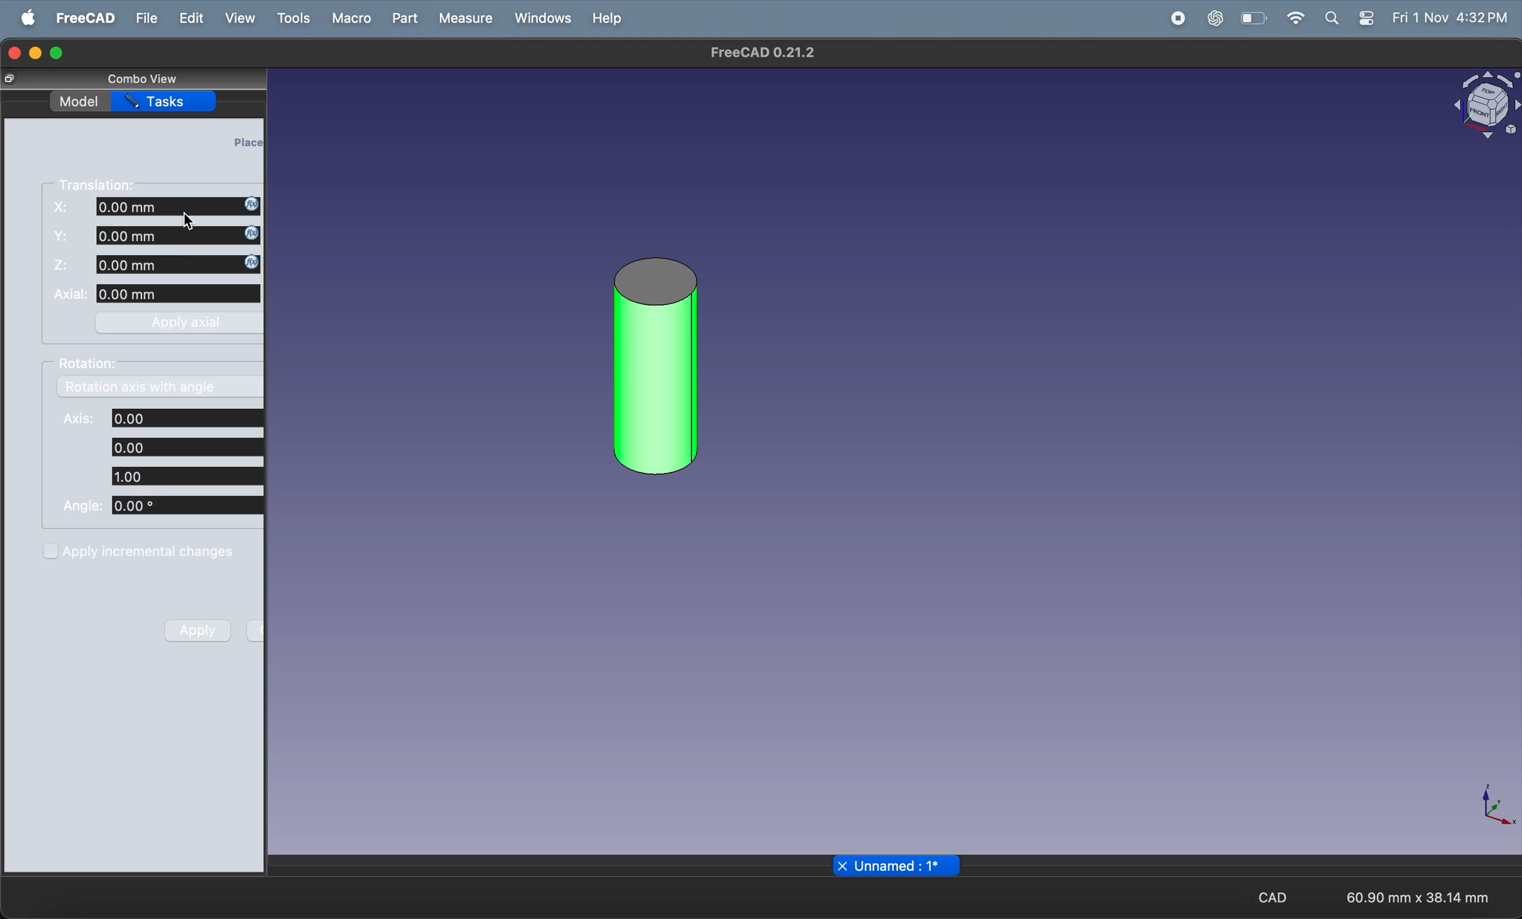 This screenshot has width=1522, height=919. Describe the element at coordinates (1349, 20) in the screenshot. I see `apple widgets` at that location.